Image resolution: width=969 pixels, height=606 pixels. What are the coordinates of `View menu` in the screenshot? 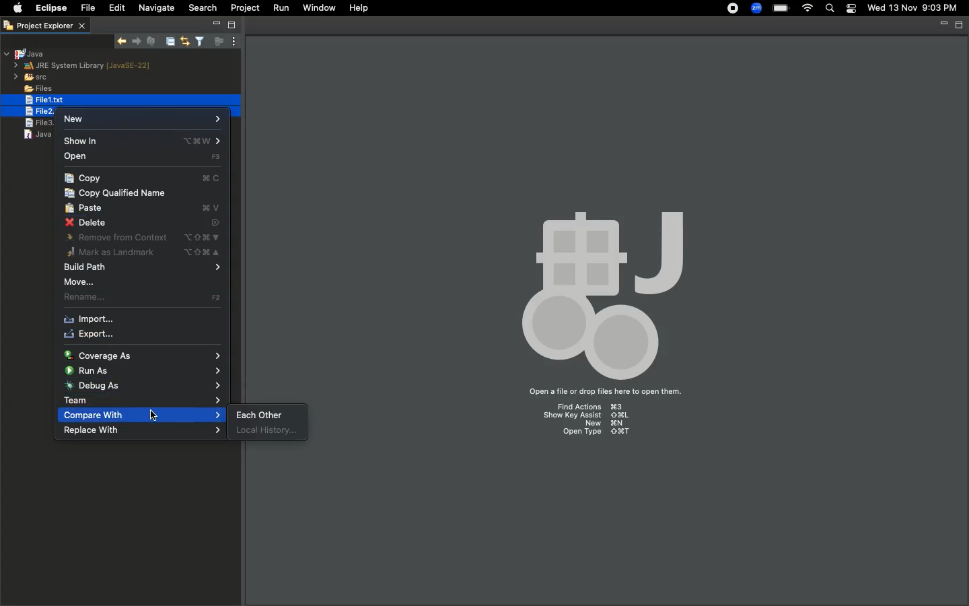 It's located at (232, 42).